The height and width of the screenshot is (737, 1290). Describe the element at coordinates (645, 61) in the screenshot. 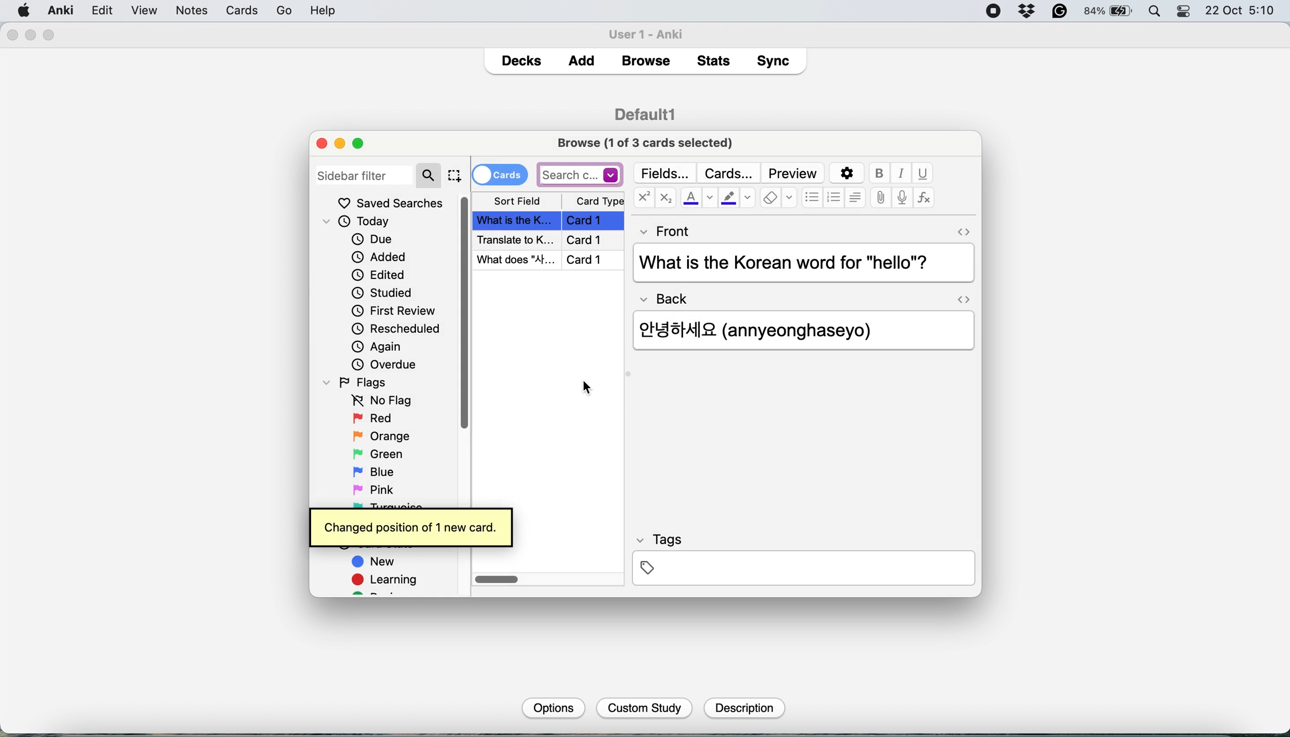

I see `Browse` at that location.